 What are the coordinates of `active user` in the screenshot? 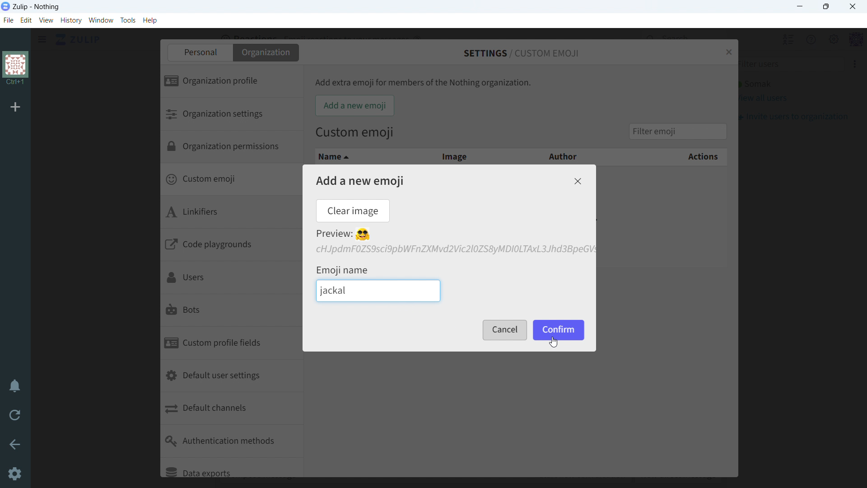 It's located at (755, 84).